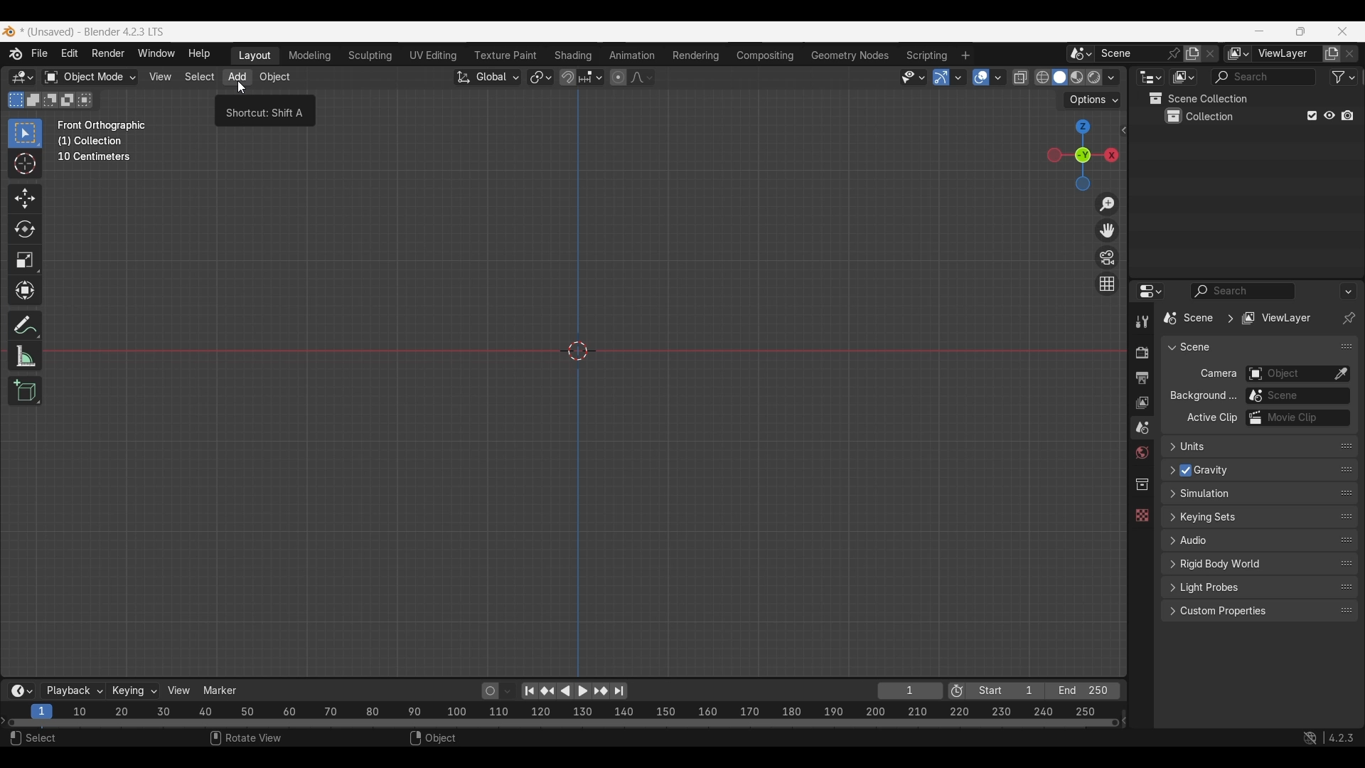  Describe the element at coordinates (90, 78) in the screenshot. I see `Sets the object interaction mode` at that location.